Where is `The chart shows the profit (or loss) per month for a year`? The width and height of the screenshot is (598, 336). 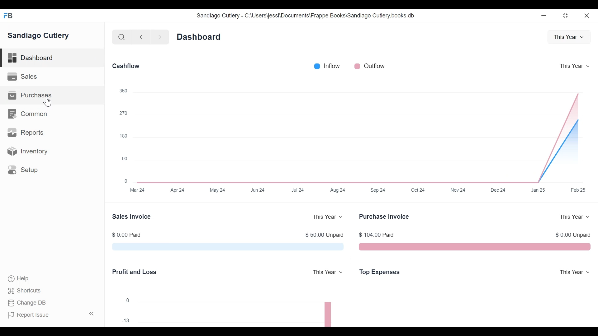
The chart shows the profit (or loss) per month for a year is located at coordinates (240, 310).